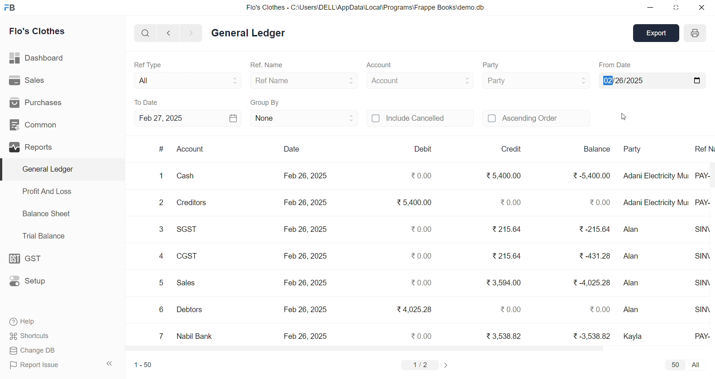 The height and width of the screenshot is (379, 715). Describe the element at coordinates (420, 80) in the screenshot. I see `Account` at that location.